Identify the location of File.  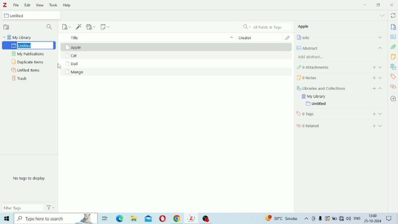
(16, 5).